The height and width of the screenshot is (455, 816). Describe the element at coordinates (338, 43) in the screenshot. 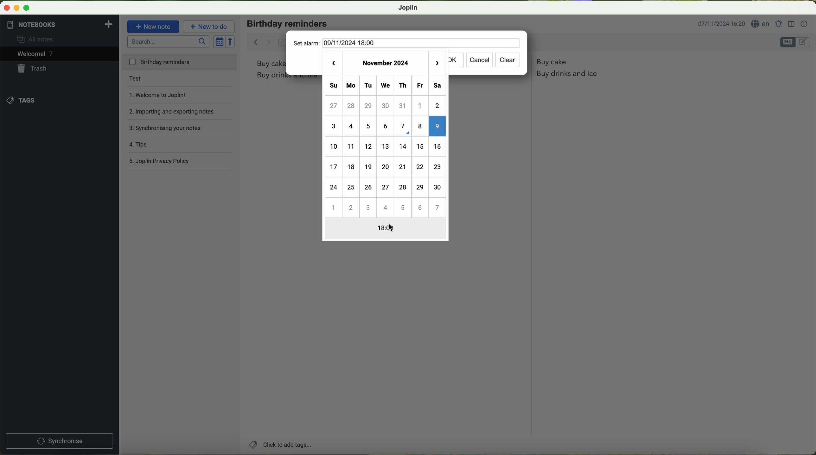

I see `set alarm 09/11/2024 18:00` at that location.